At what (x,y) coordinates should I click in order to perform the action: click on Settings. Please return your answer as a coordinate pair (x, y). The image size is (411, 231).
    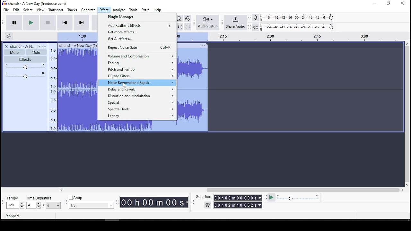
    Looking at the image, I should click on (8, 37).